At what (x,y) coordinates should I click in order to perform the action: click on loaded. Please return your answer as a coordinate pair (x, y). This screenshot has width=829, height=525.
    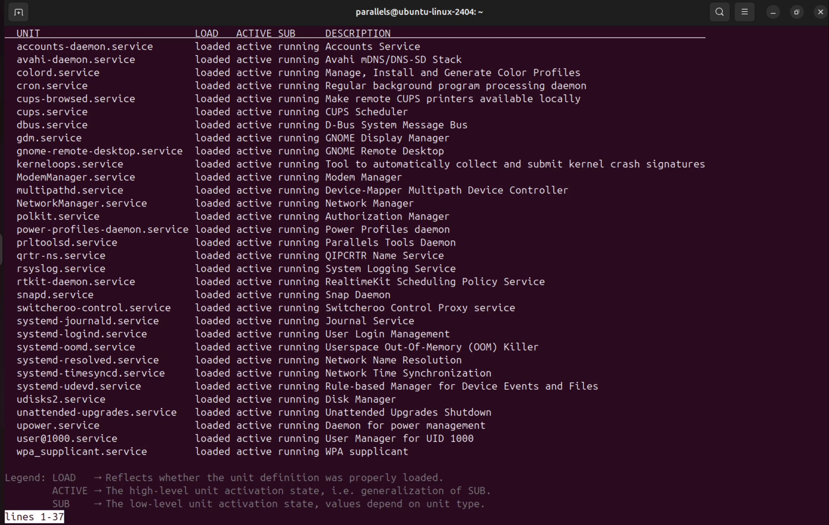
    Looking at the image, I should click on (214, 401).